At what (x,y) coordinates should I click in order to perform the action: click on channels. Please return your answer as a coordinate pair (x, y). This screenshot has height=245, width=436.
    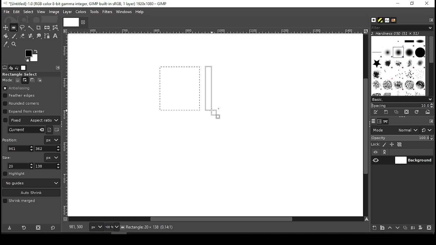
    Looking at the image, I should click on (379, 121).